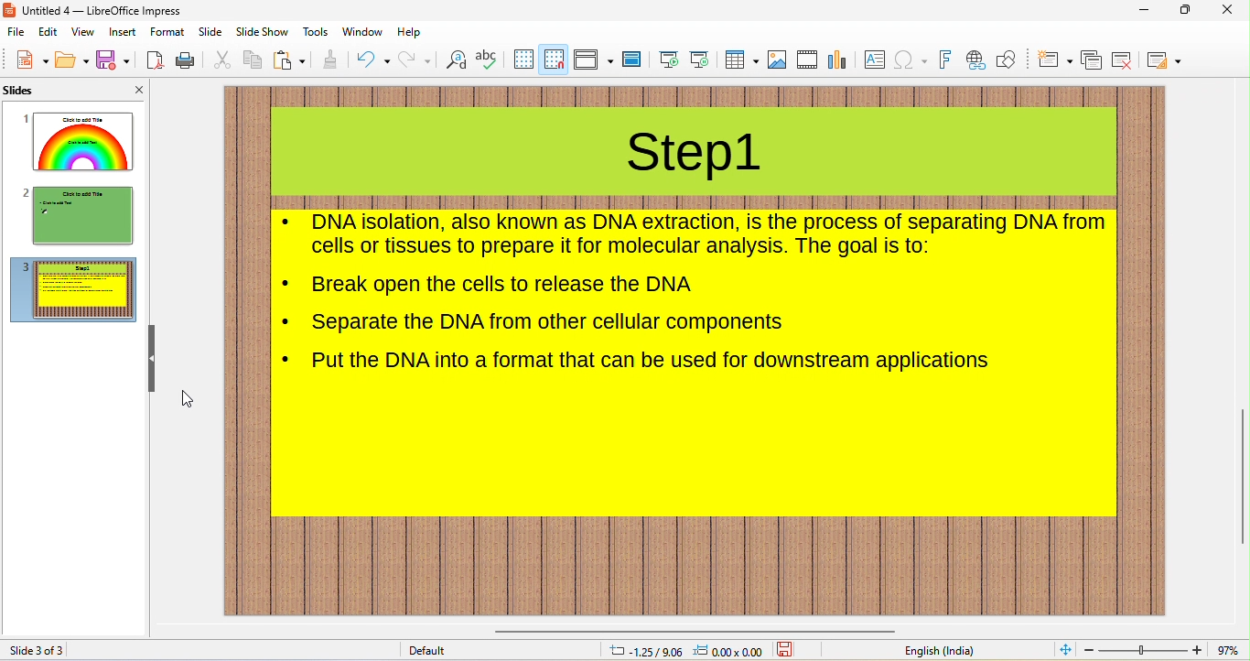 This screenshot has height=661, width=1250. Describe the element at coordinates (777, 60) in the screenshot. I see `image` at that location.